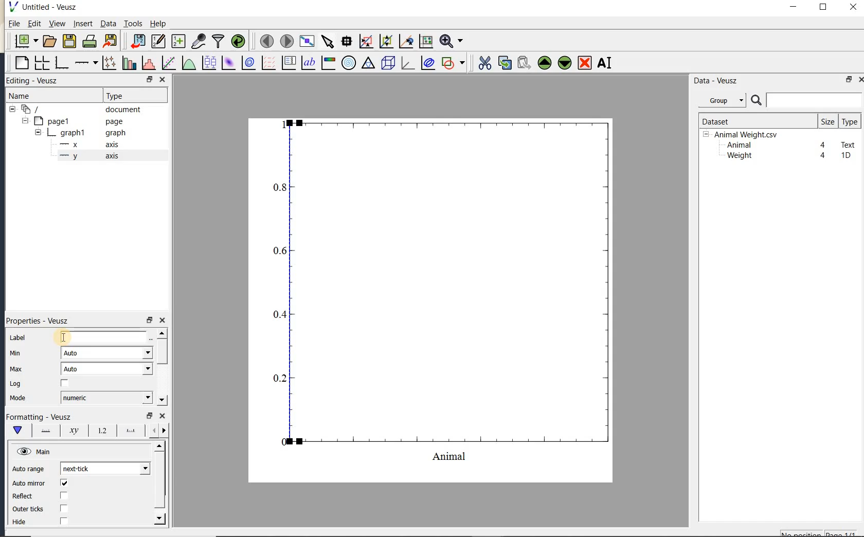  I want to click on click to zoom out of graph axes, so click(387, 41).